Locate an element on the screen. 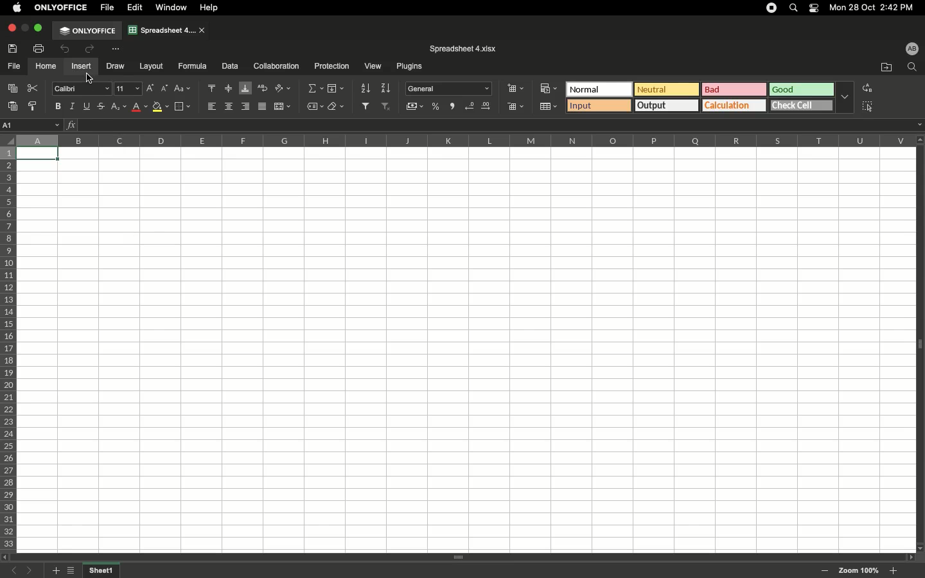 The height and width of the screenshot is (578, 925). Layout is located at coordinates (152, 66).